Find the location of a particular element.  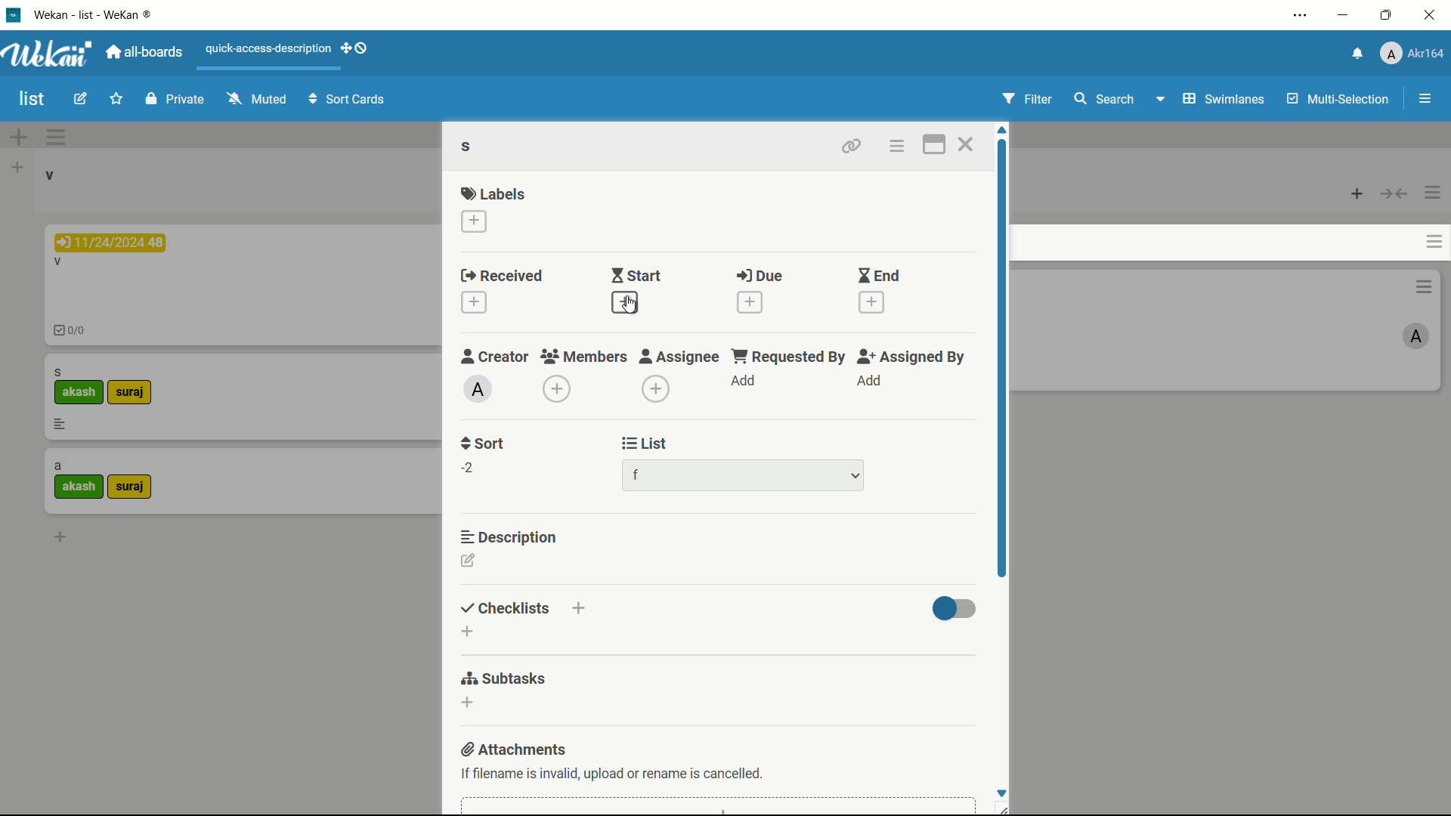

card name is located at coordinates (58, 467).